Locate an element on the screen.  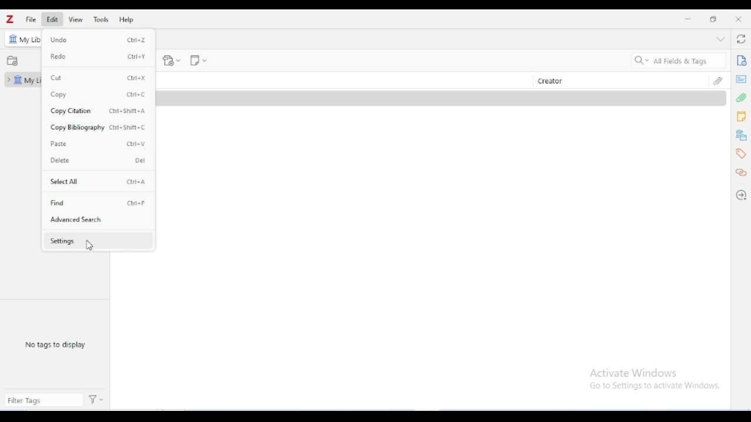
help is located at coordinates (126, 19).